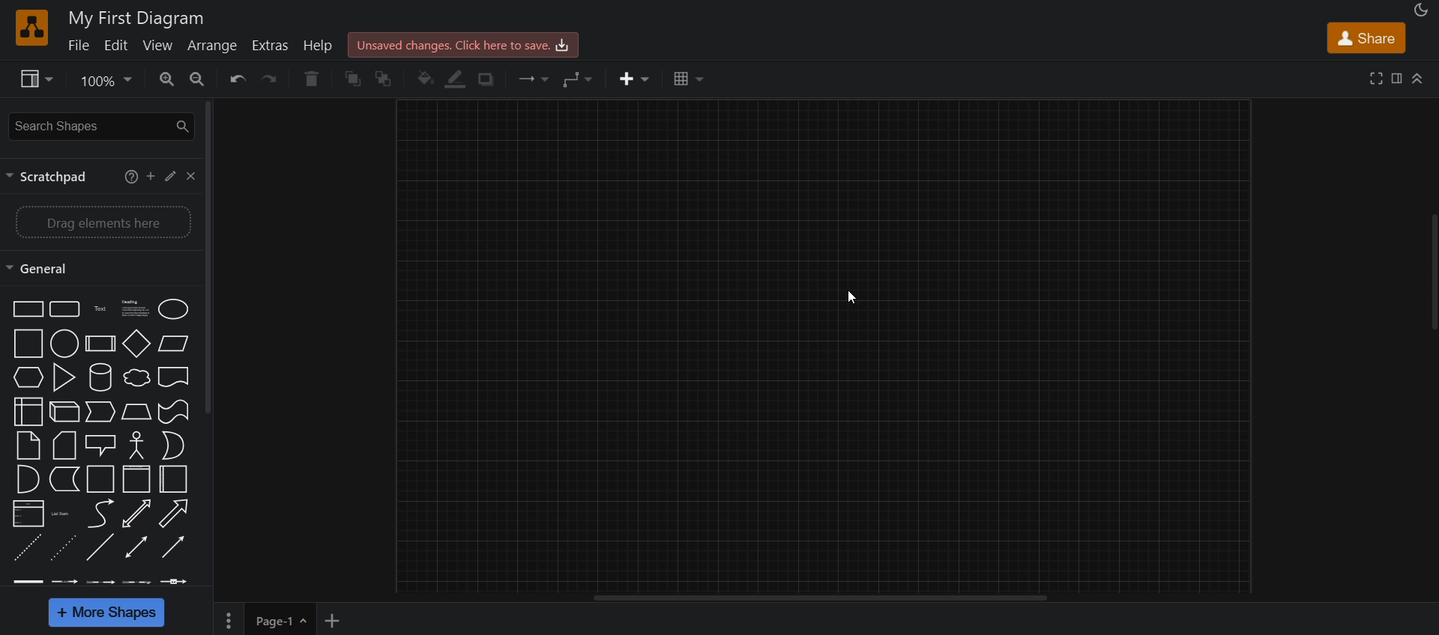 The width and height of the screenshot is (1439, 635). What do you see at coordinates (200, 79) in the screenshot?
I see `zoom out` at bounding box center [200, 79].